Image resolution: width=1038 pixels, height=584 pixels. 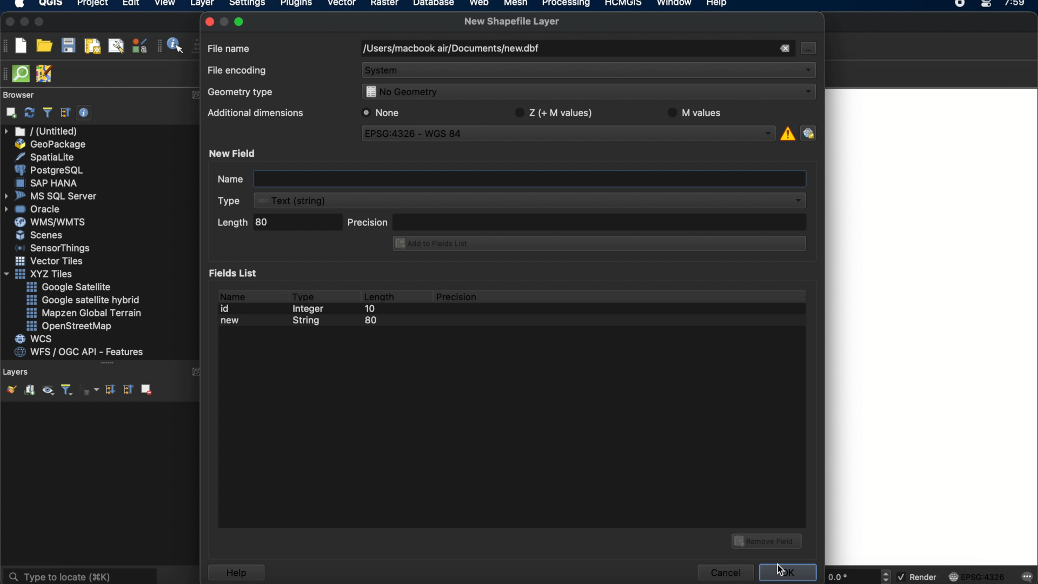 What do you see at coordinates (70, 287) in the screenshot?
I see `google satellite` at bounding box center [70, 287].